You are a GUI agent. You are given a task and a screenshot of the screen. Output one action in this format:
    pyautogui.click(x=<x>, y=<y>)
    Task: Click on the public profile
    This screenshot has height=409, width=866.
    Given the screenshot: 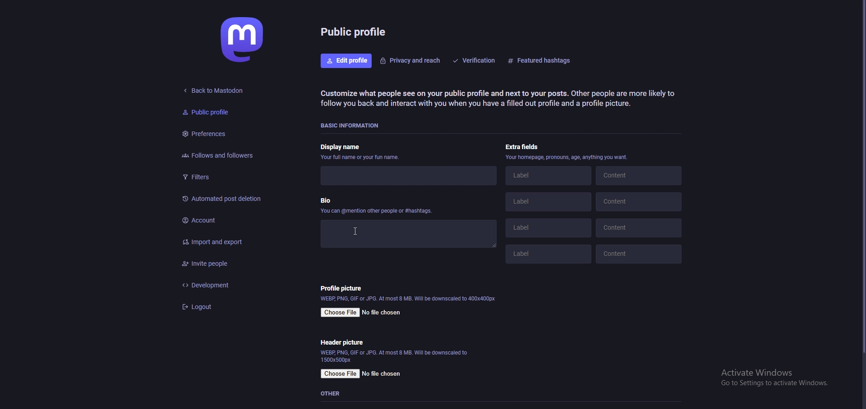 What is the action you would take?
    pyautogui.click(x=217, y=113)
    